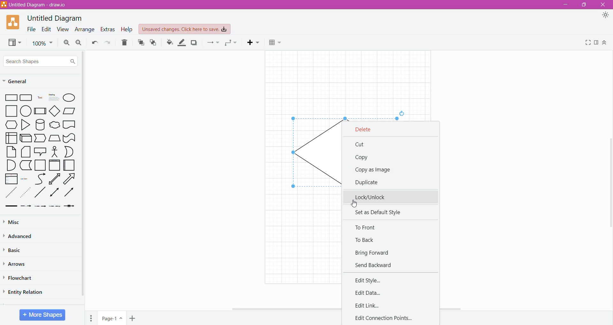 The image size is (613, 325). Describe the element at coordinates (185, 29) in the screenshot. I see `Unsaved Changes. Click here to save` at that location.